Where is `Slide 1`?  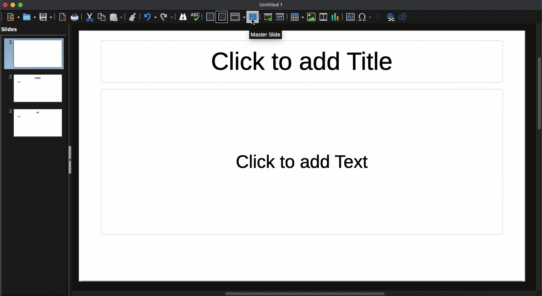 Slide 1 is located at coordinates (35, 54).